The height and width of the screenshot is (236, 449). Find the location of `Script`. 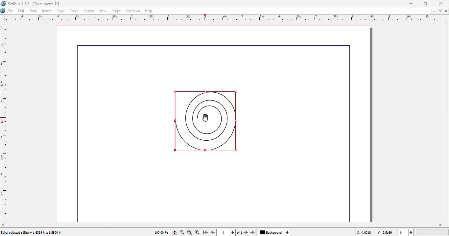

Script is located at coordinates (115, 11).